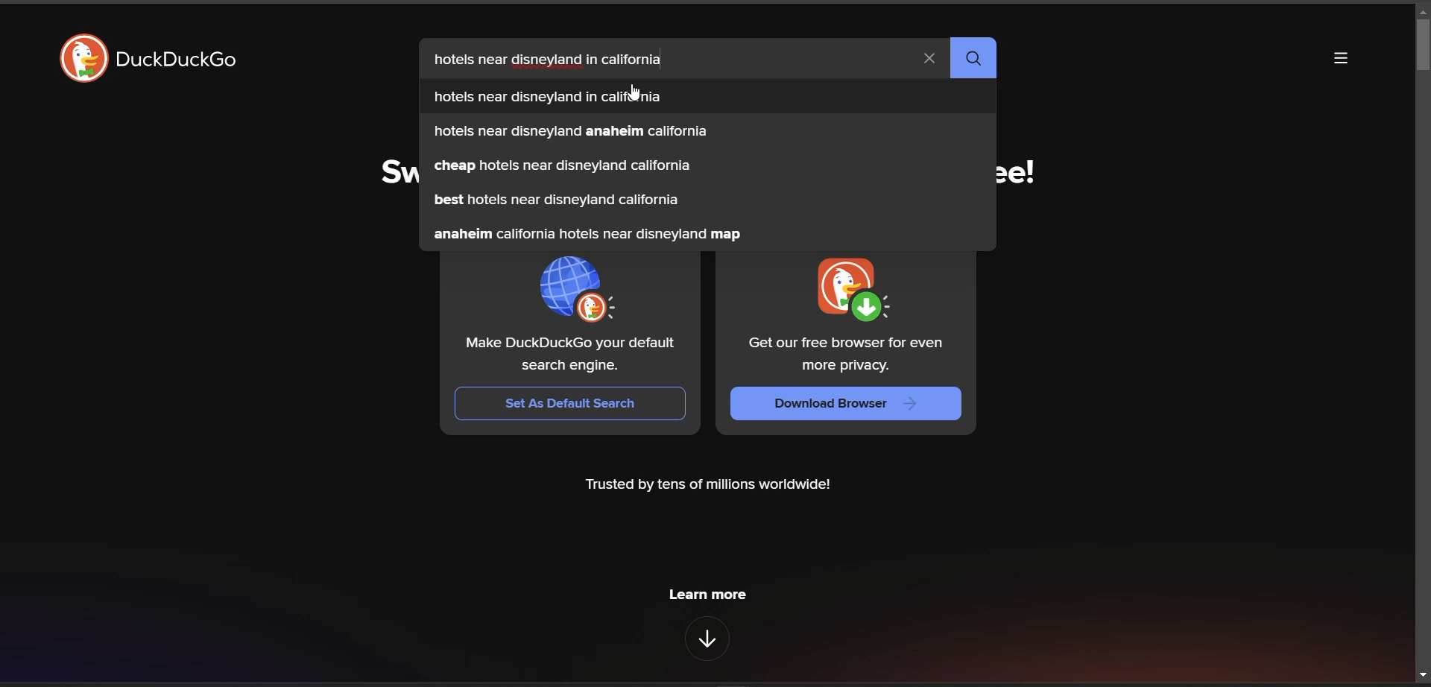 This screenshot has height=687, width=1431. Describe the element at coordinates (549, 97) in the screenshot. I see `` at that location.